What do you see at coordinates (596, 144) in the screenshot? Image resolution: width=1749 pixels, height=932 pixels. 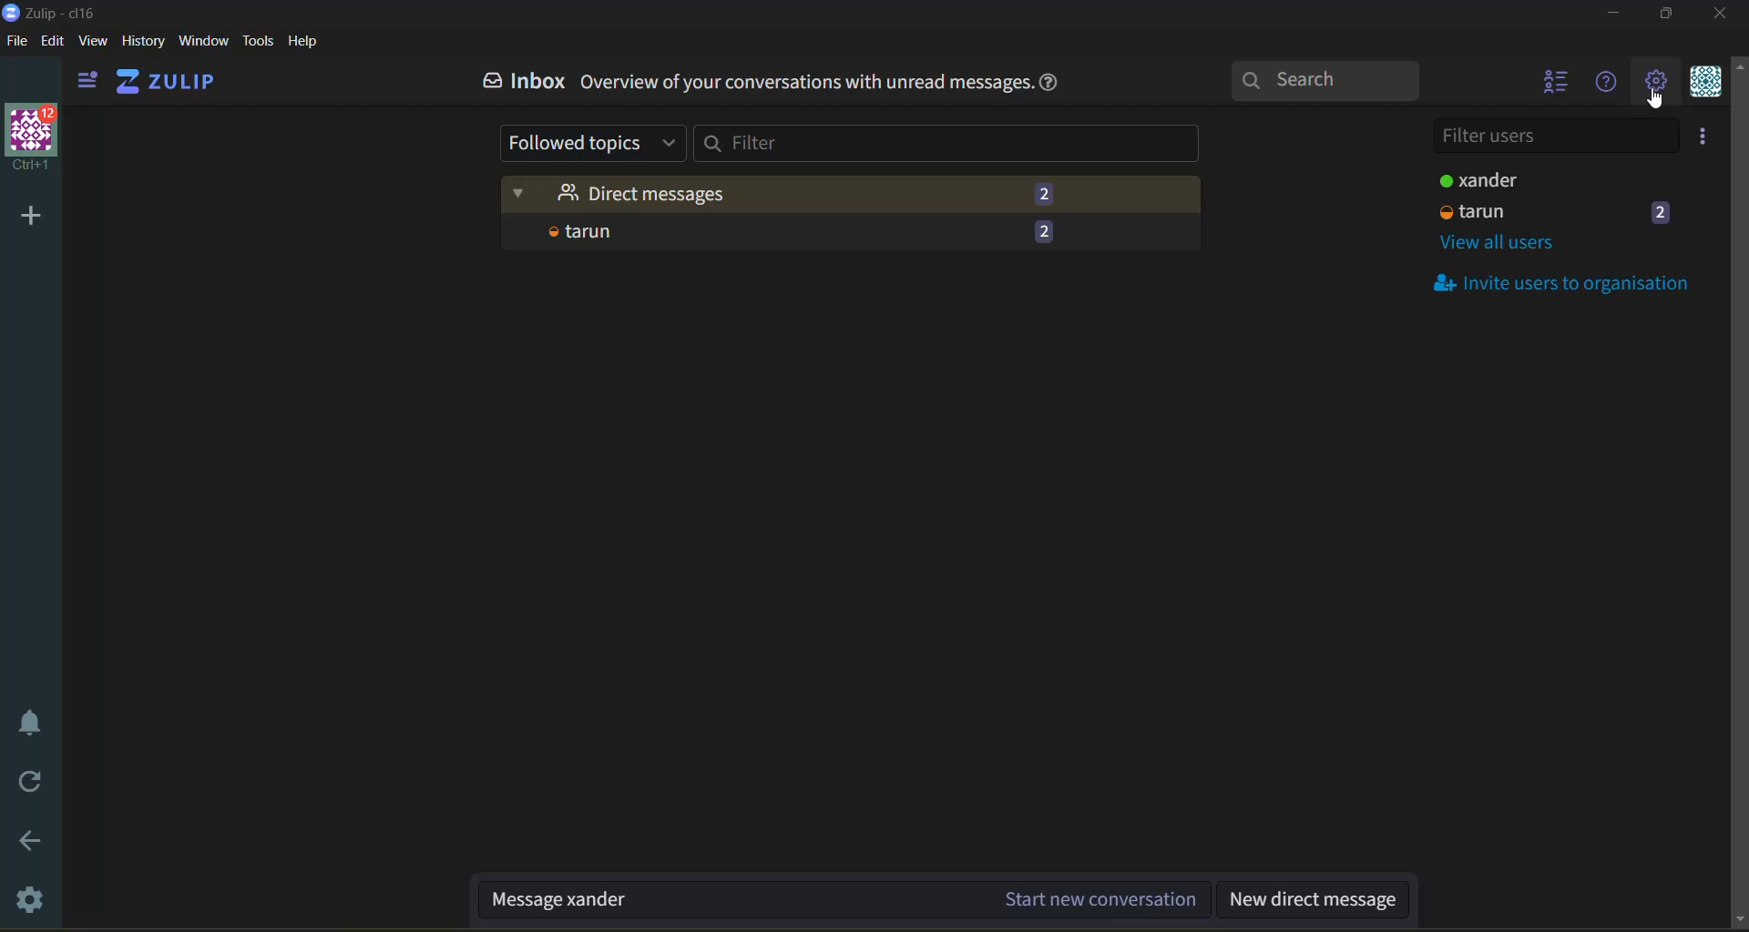 I see `followed topics` at bounding box center [596, 144].